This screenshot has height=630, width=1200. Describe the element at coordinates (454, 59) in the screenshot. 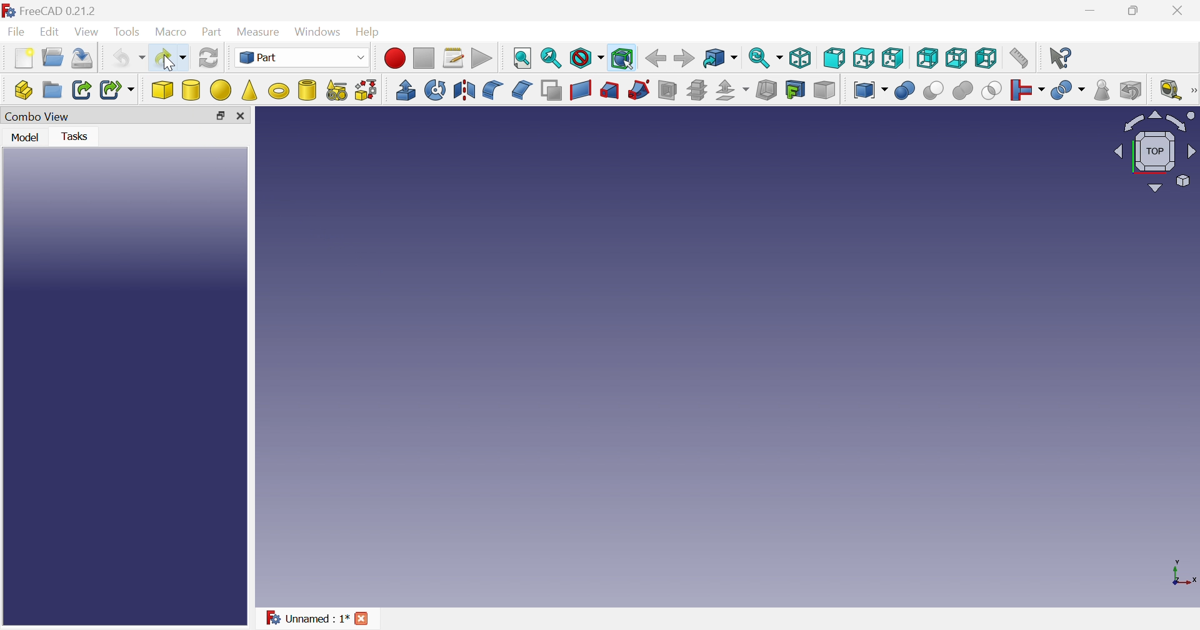

I see `Macros` at that location.